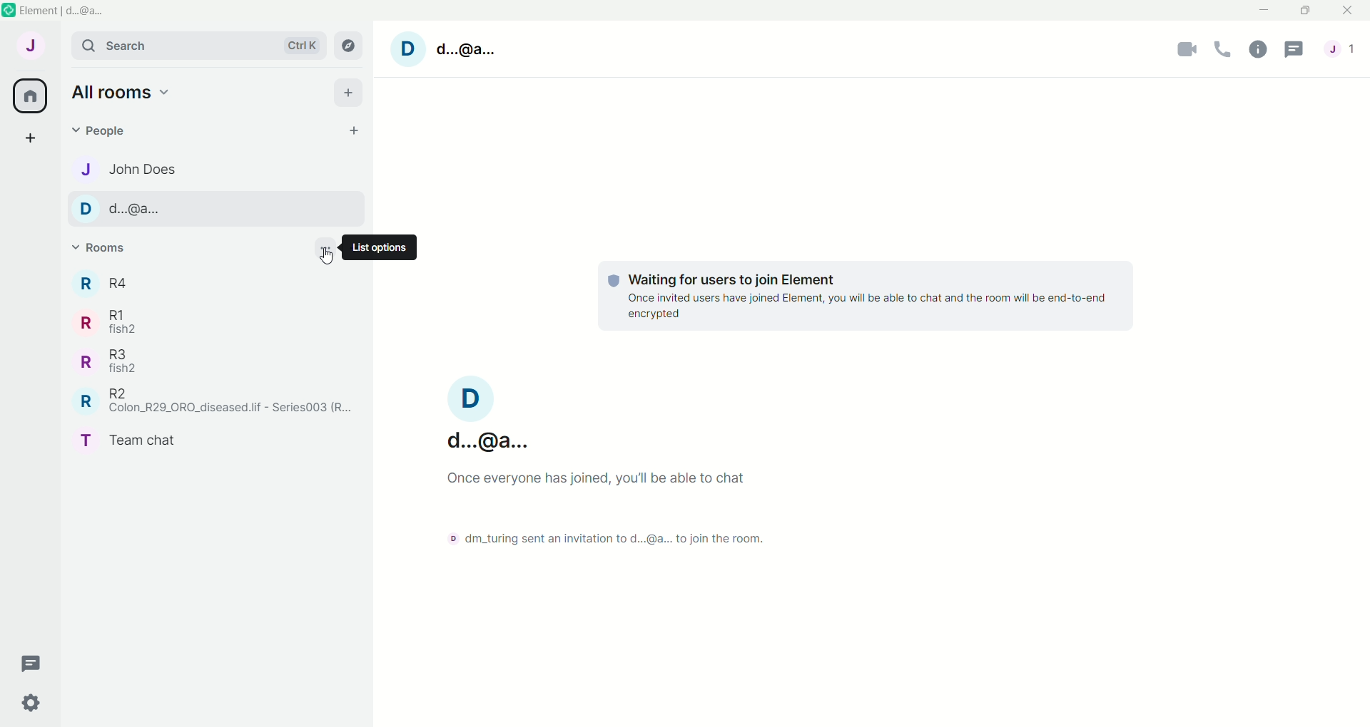 Image resolution: width=1370 pixels, height=727 pixels. Describe the element at coordinates (36, 45) in the screenshot. I see `User Menu` at that location.